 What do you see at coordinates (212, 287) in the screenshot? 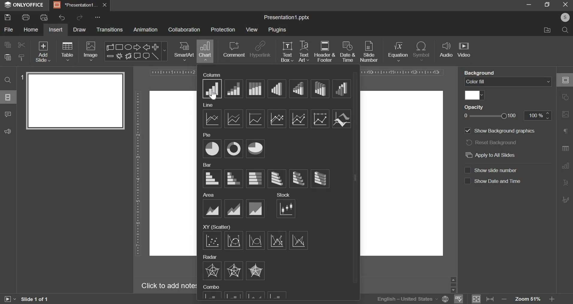
I see `combo` at bounding box center [212, 287].